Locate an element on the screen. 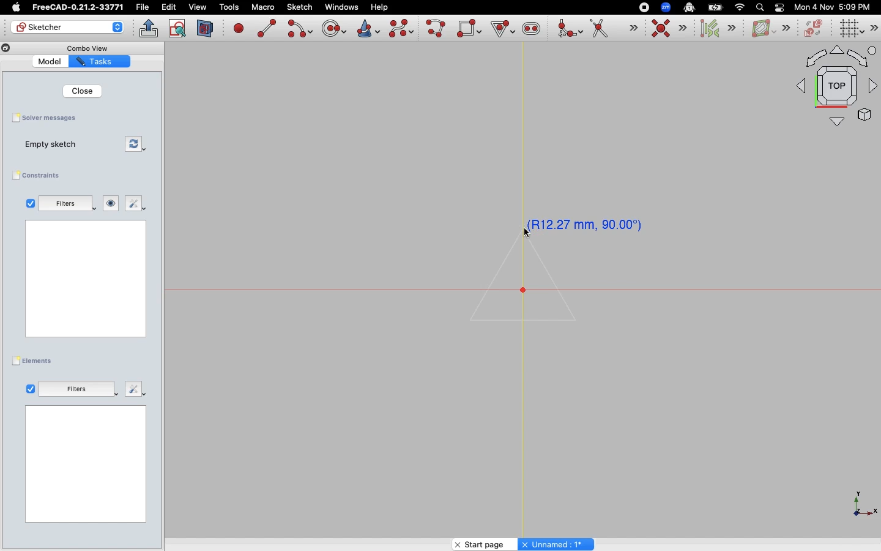 Image resolution: width=881 pixels, height=551 pixels. Network is located at coordinates (740, 7).